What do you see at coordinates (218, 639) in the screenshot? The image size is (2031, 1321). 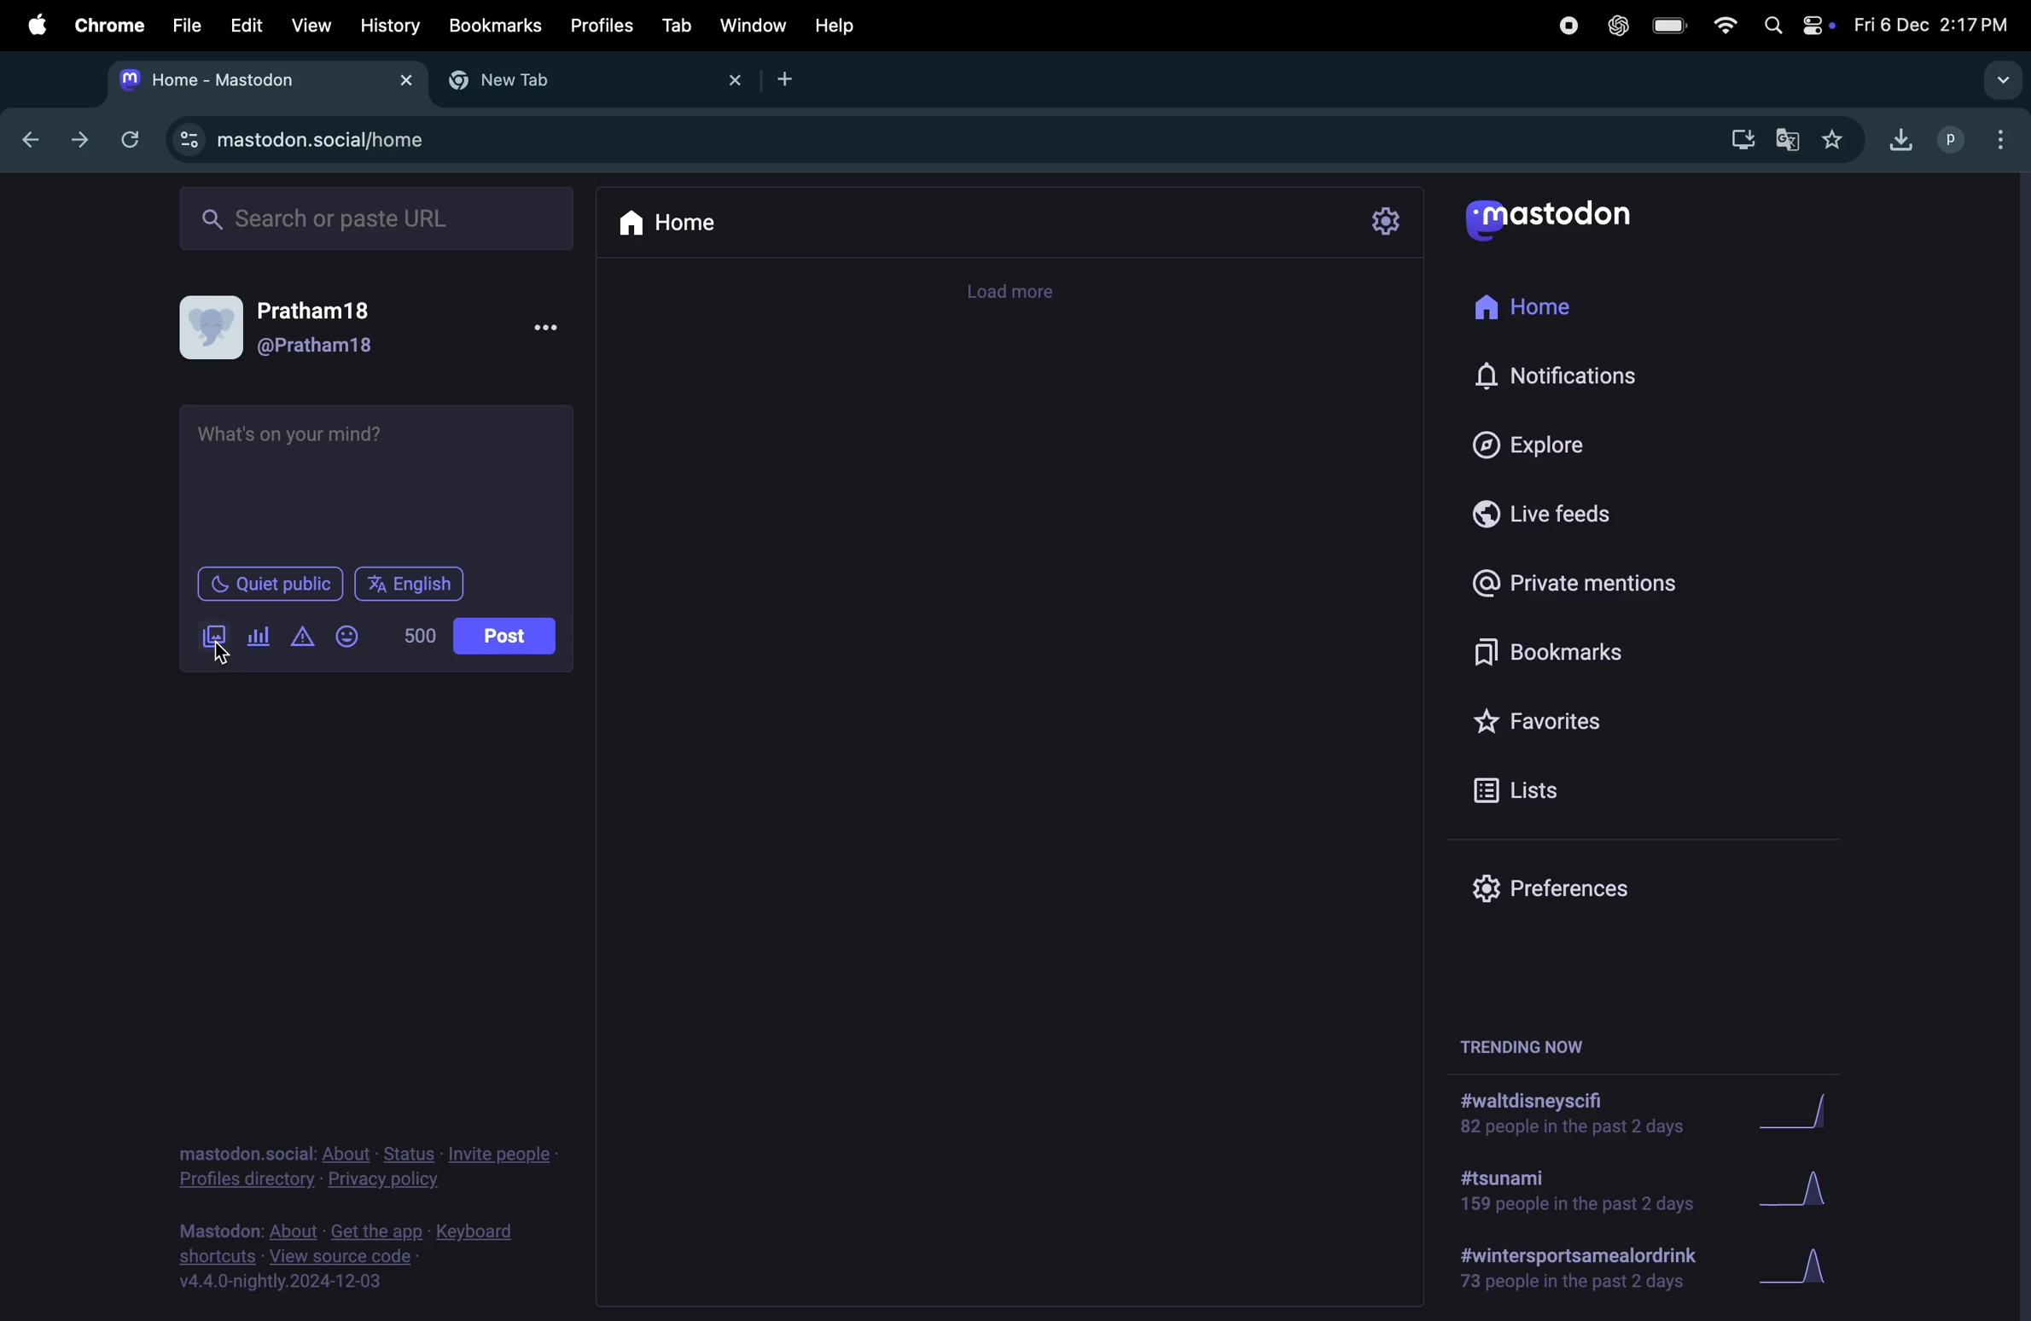 I see `add image` at bounding box center [218, 639].